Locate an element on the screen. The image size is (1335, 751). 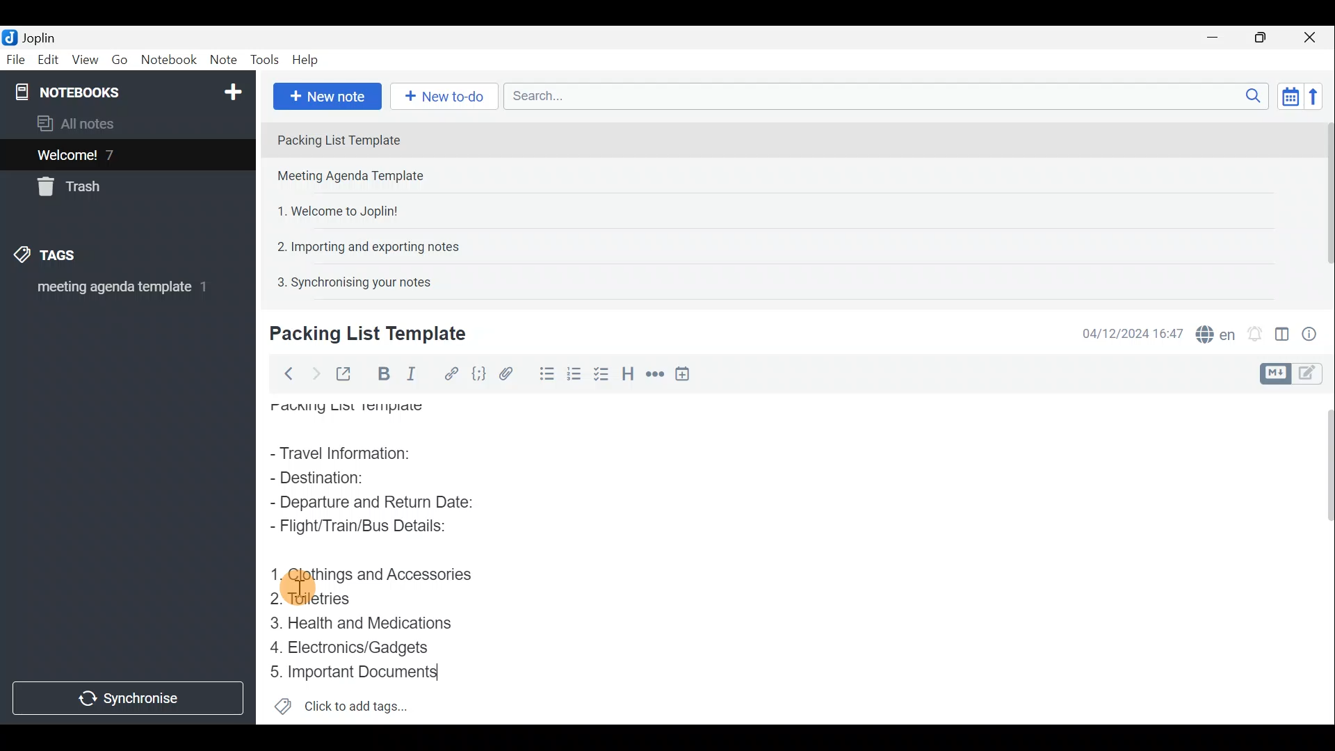
Maximise is located at coordinates (1265, 38).